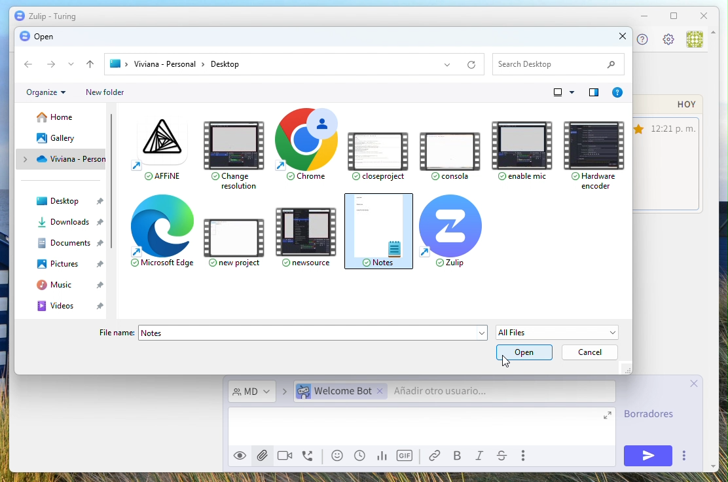  What do you see at coordinates (591, 353) in the screenshot?
I see `Cancel` at bounding box center [591, 353].